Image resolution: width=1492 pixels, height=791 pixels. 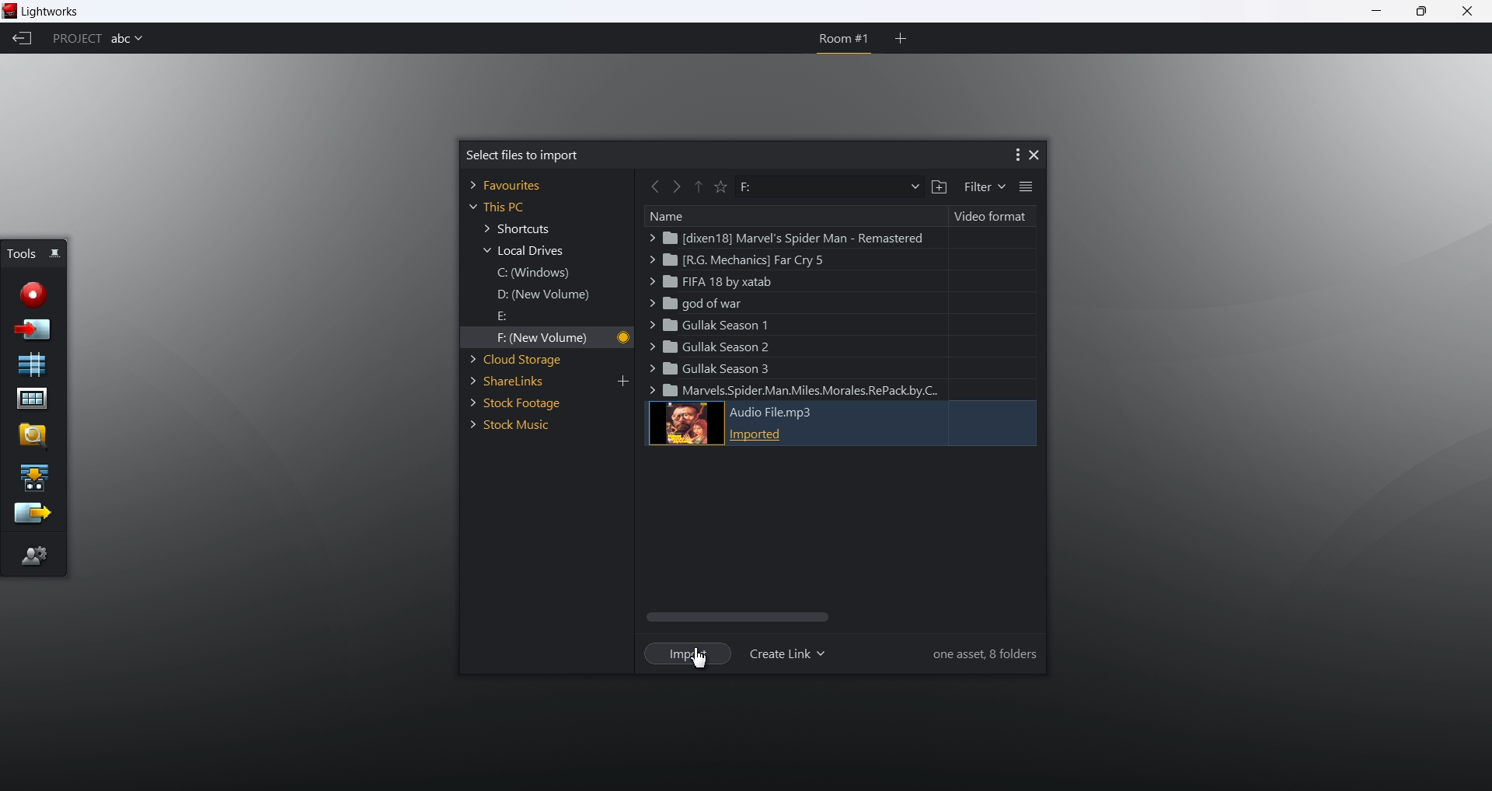 I want to click on E, so click(x=509, y=318).